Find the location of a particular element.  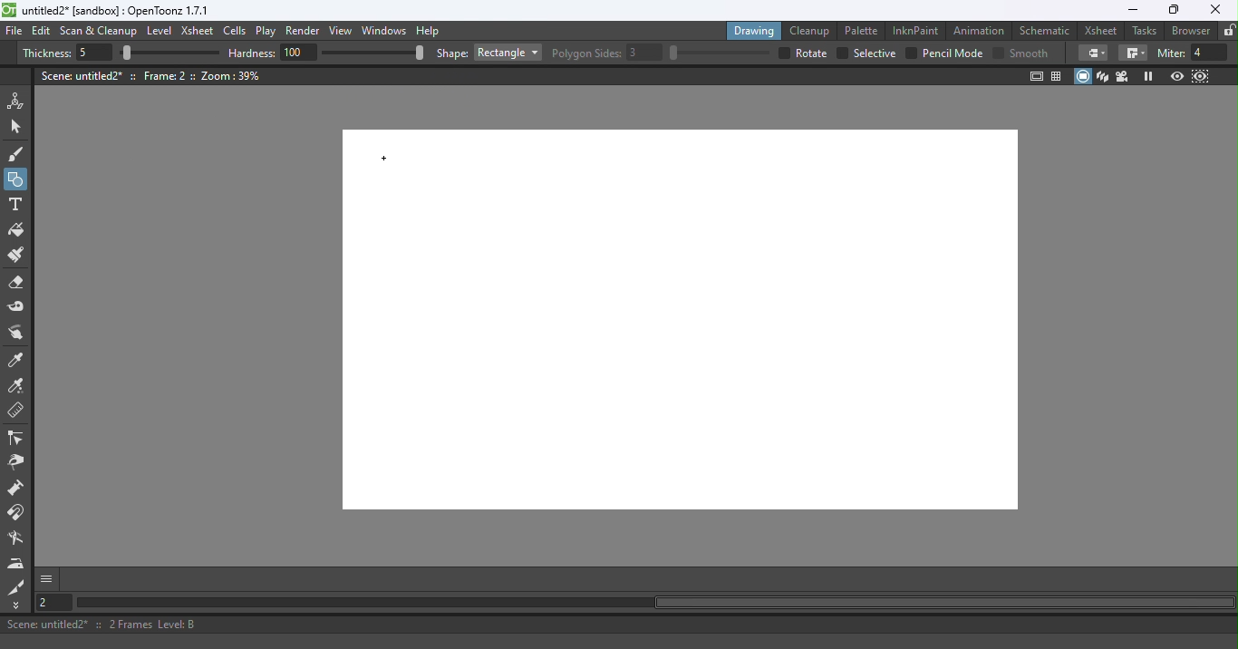

Xsheet is located at coordinates (1103, 30).